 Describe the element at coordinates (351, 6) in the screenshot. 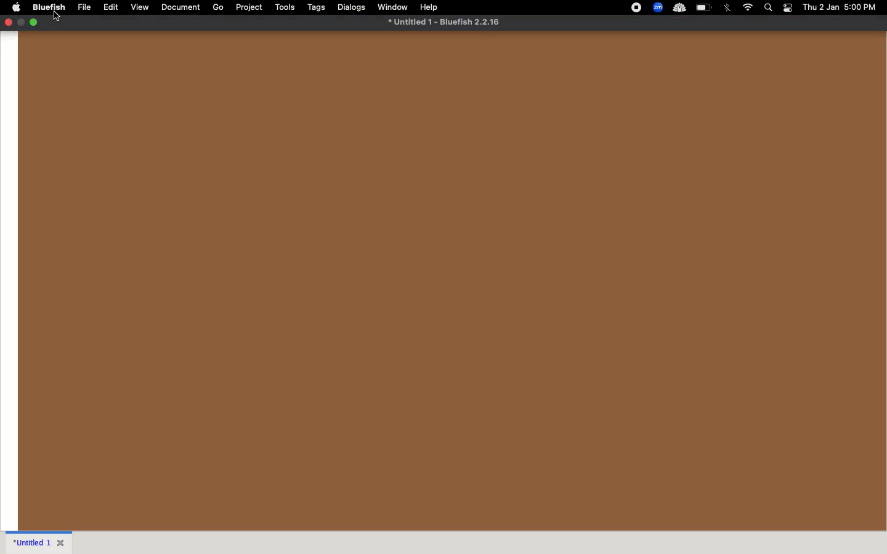

I see `dialogs ` at that location.